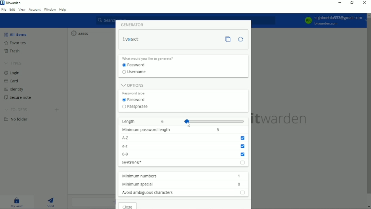 The image size is (371, 209). What do you see at coordinates (13, 51) in the screenshot?
I see `Trash` at bounding box center [13, 51].